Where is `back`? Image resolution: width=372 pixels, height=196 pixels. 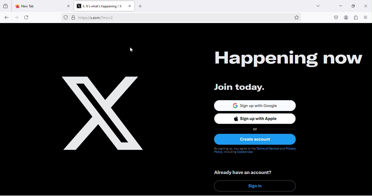 back is located at coordinates (6, 18).